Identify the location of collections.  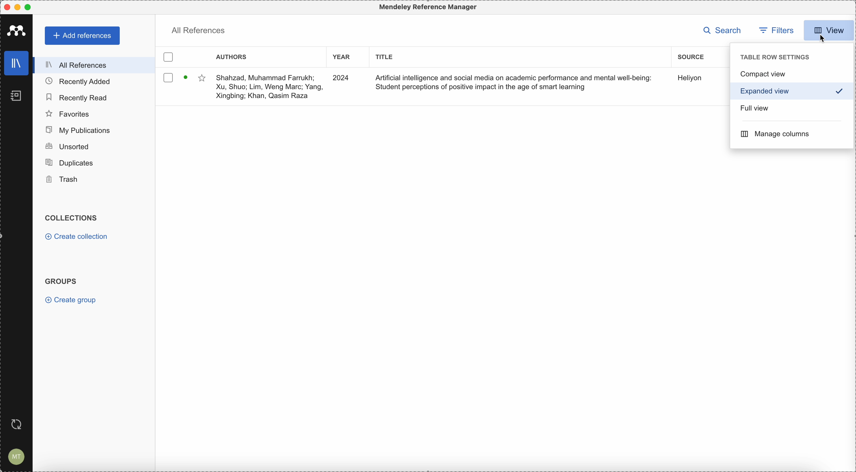
(71, 217).